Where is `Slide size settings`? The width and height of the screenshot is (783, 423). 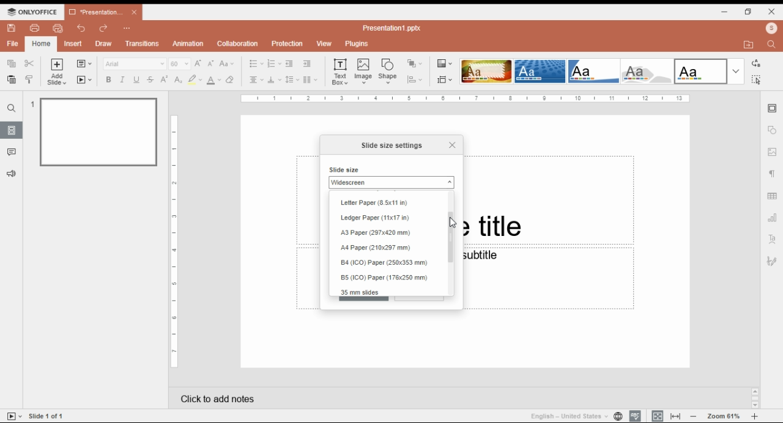 Slide size settings is located at coordinates (393, 145).